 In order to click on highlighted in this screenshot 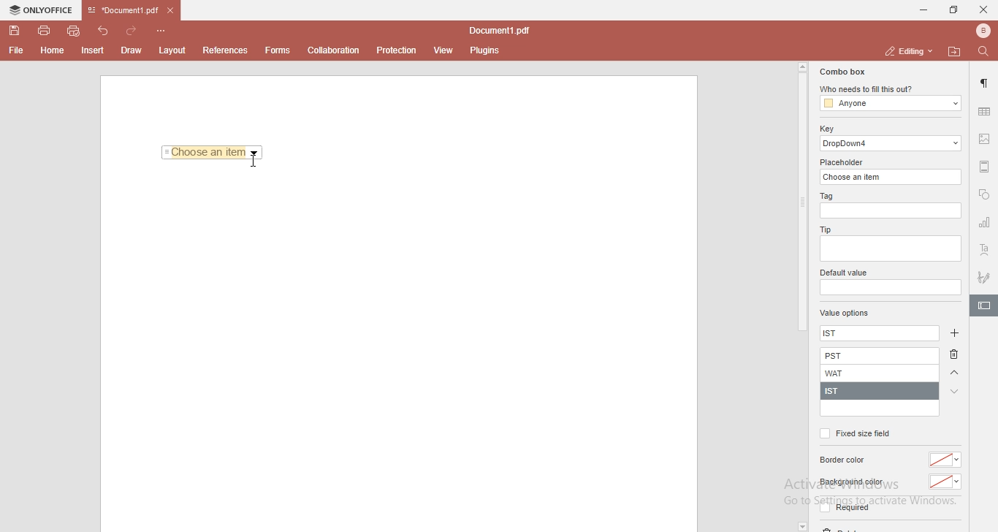, I will do `click(983, 307)`.